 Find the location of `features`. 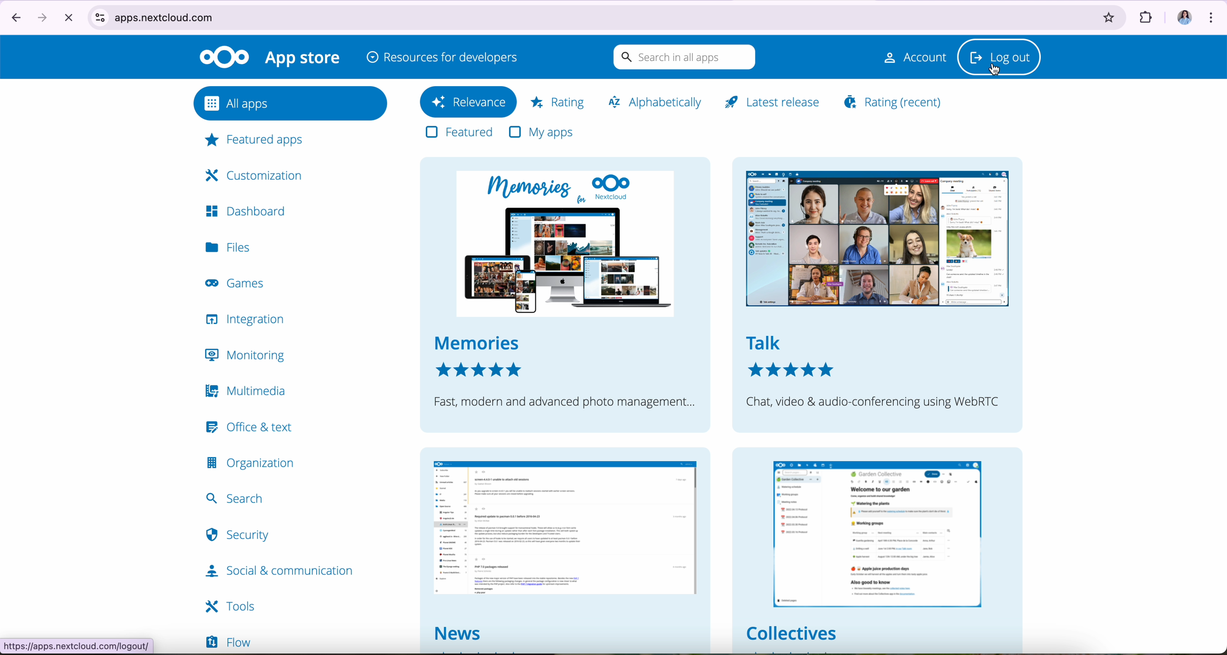

features is located at coordinates (459, 132).